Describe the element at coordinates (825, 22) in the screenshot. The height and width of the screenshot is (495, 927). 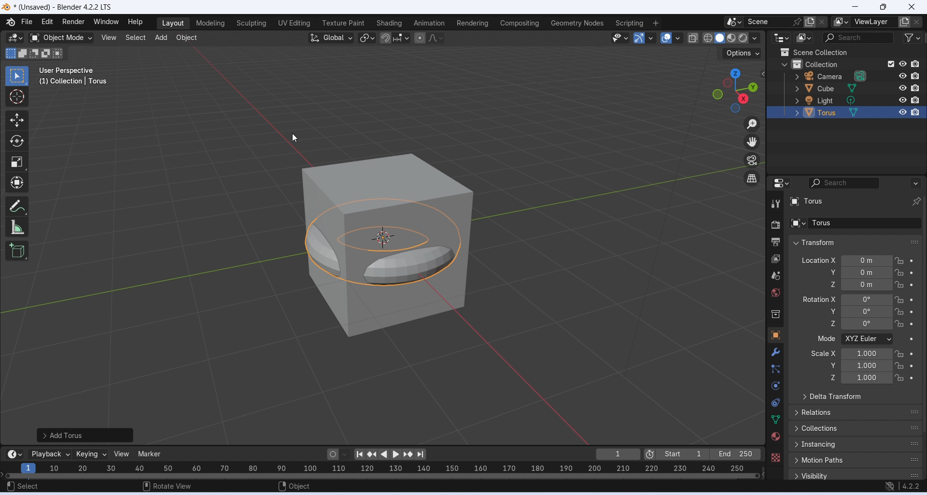
I see `New scene` at that location.